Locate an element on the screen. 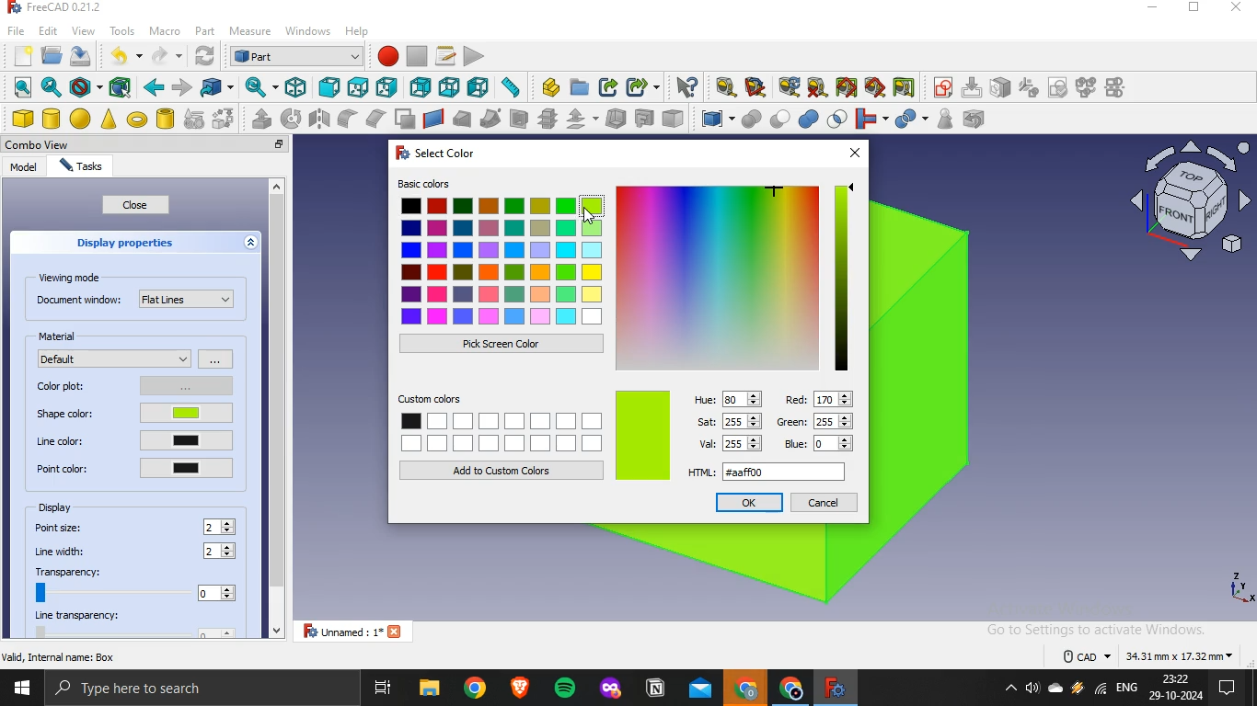 The image size is (1257, 706). fillet is located at coordinates (349, 119).